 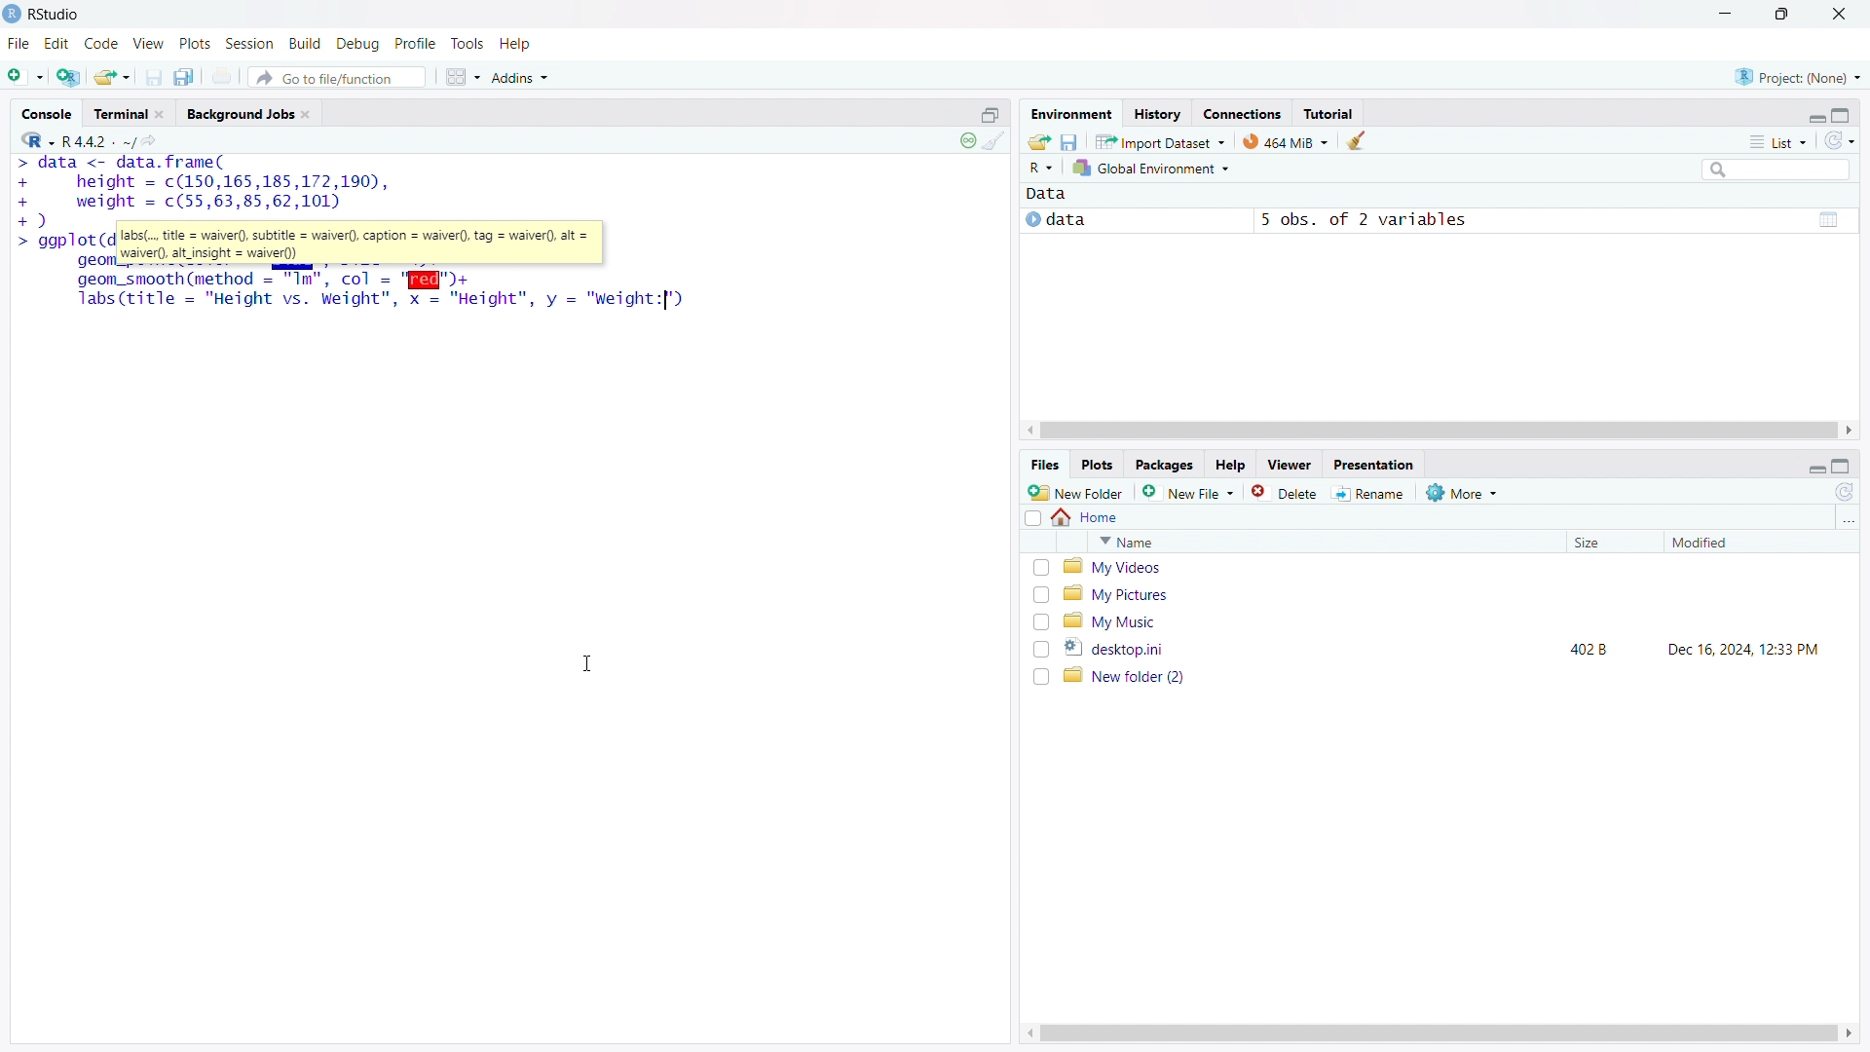 I want to click on minimize pane, so click(x=1815, y=115).